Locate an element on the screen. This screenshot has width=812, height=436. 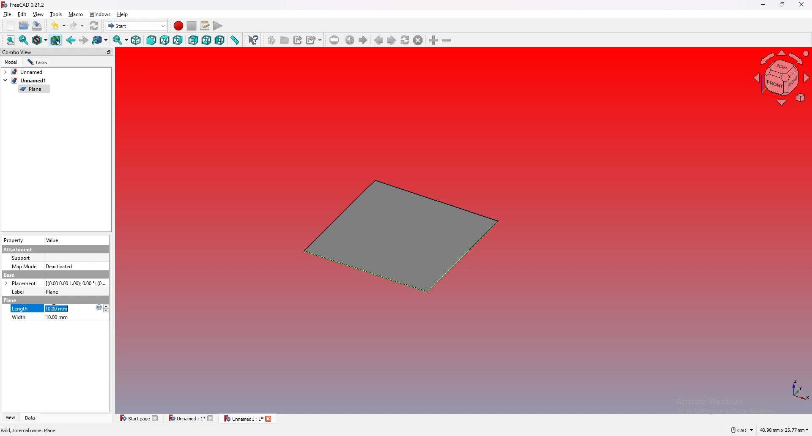
redo is located at coordinates (77, 26).